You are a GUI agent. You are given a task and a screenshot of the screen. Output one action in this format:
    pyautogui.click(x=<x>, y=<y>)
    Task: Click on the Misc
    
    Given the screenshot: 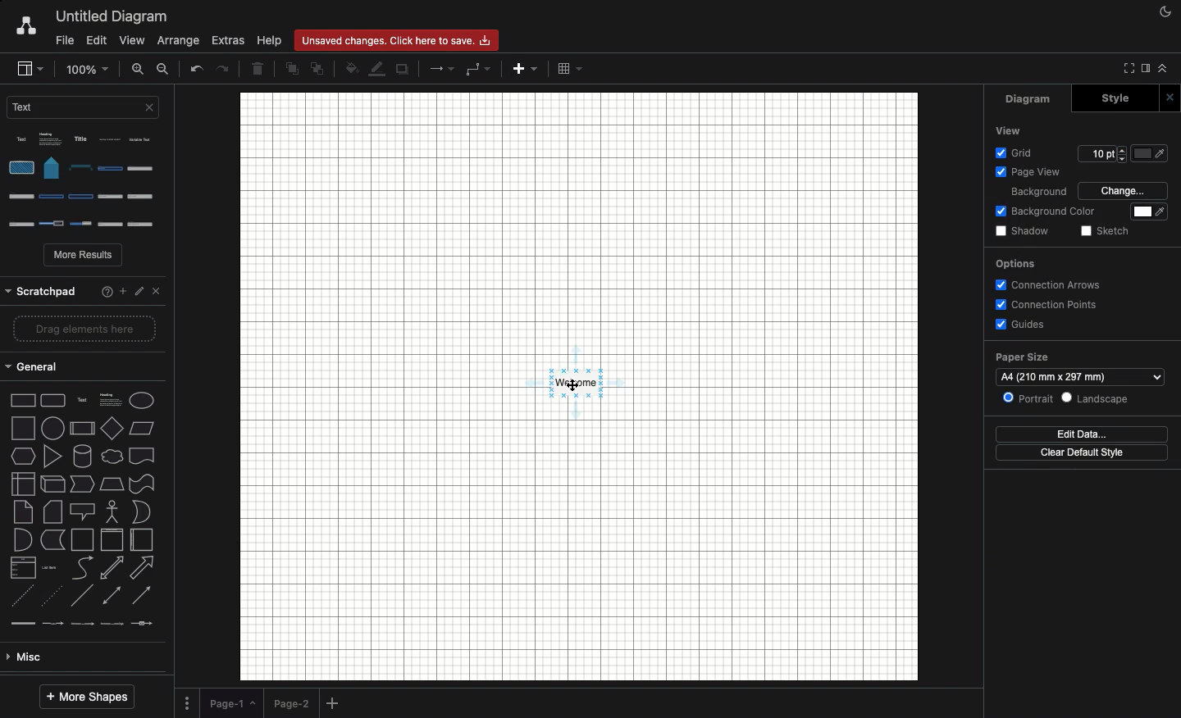 What is the action you would take?
    pyautogui.click(x=80, y=511)
    